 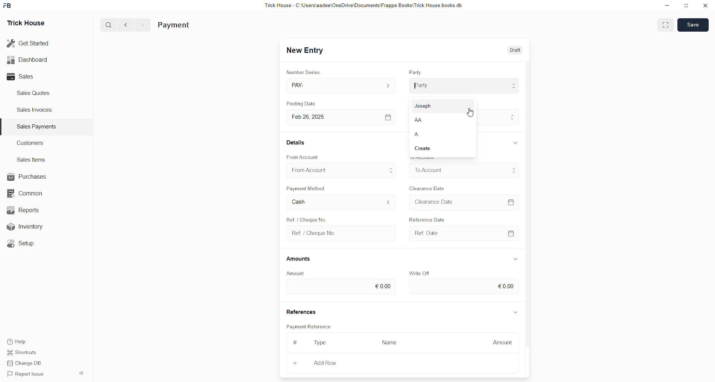 I want to click on Payment, so click(x=174, y=25).